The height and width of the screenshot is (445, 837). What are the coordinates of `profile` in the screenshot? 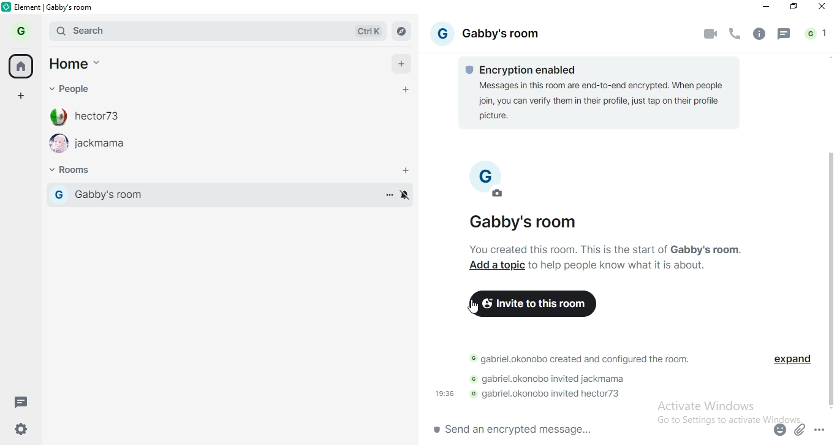 It's located at (58, 145).